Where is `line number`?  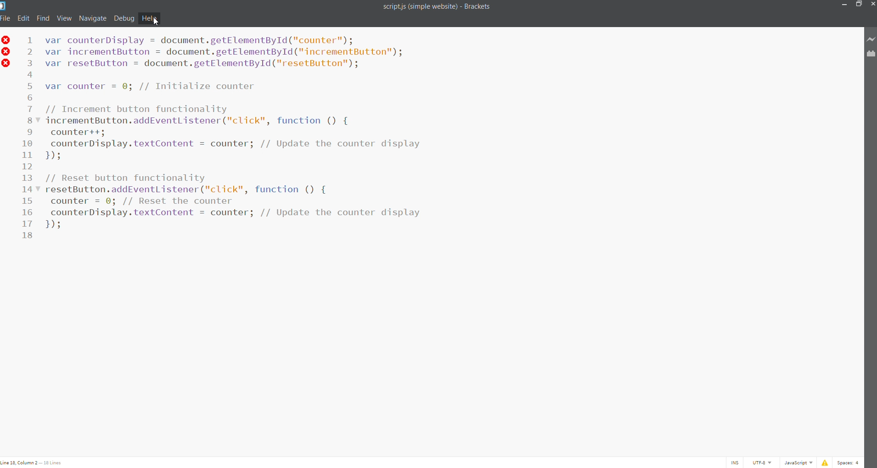 line number is located at coordinates (32, 145).